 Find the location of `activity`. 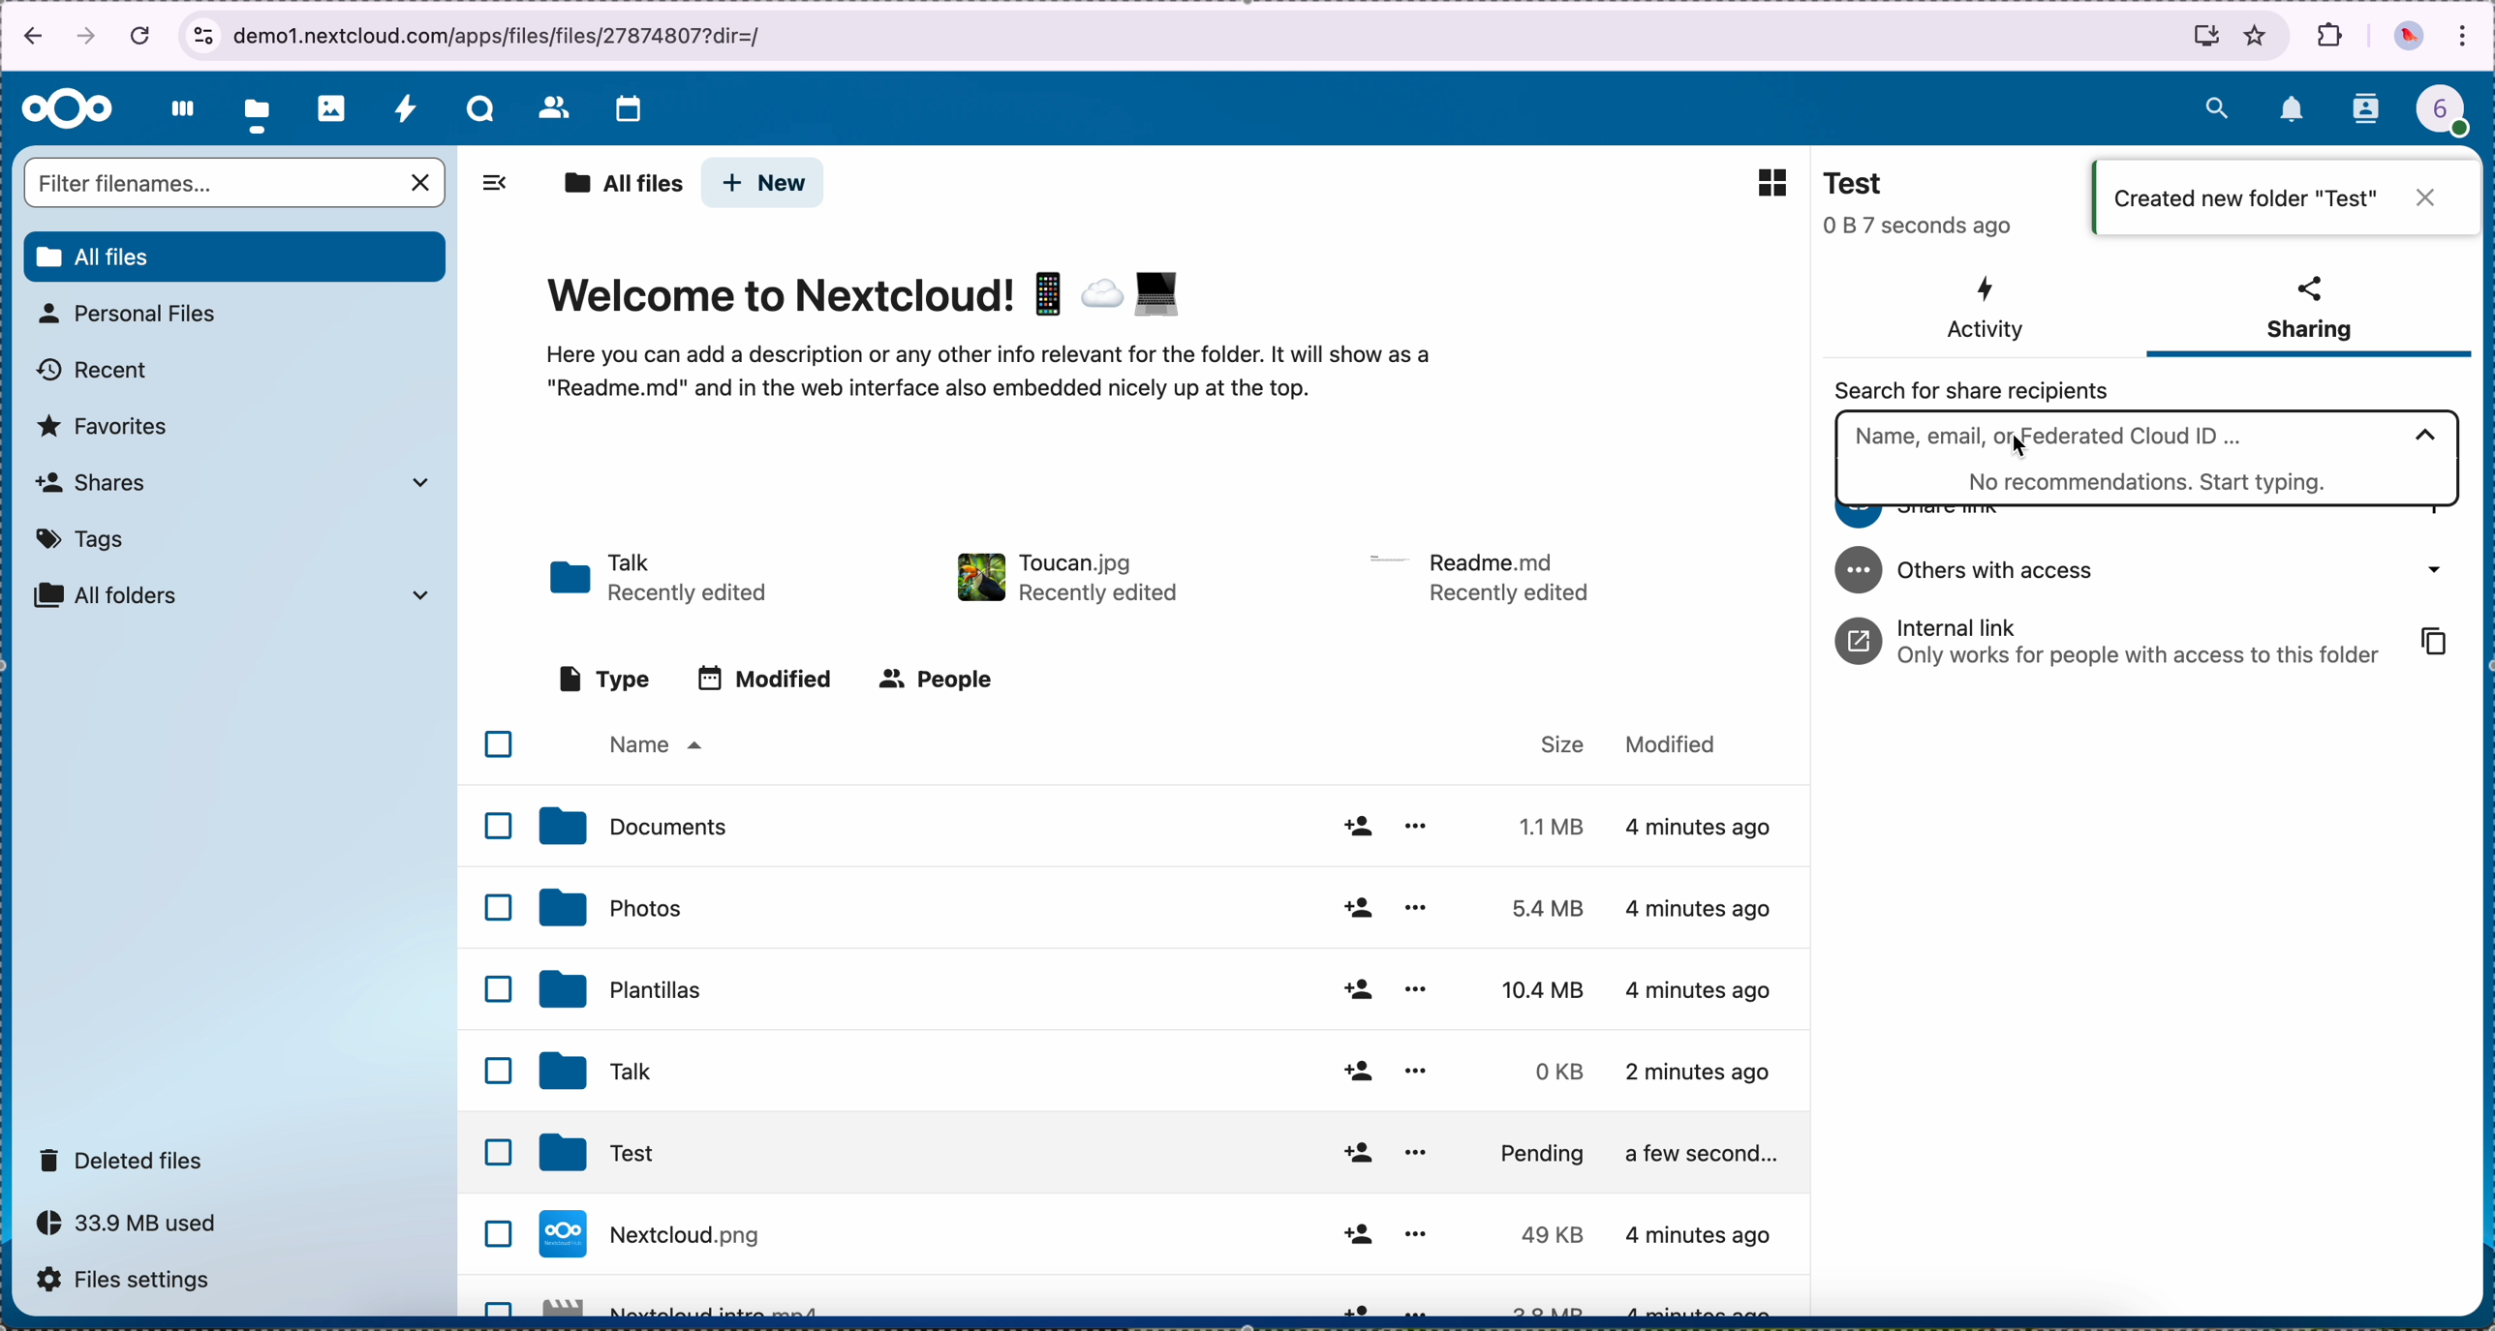

activity is located at coordinates (405, 107).